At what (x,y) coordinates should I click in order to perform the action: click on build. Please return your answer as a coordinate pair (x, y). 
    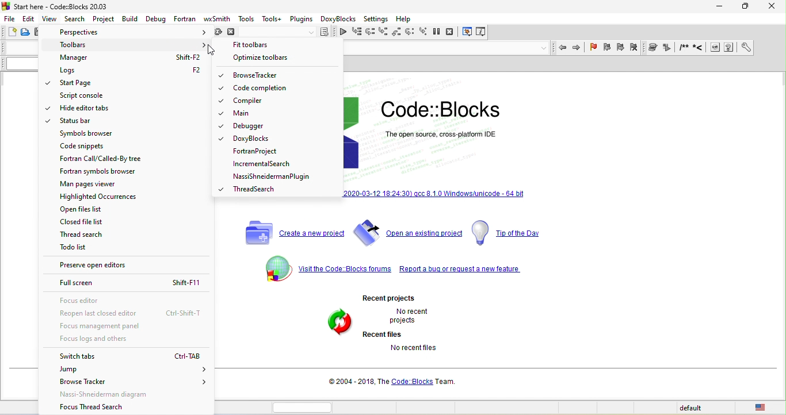
    Looking at the image, I should click on (130, 18).